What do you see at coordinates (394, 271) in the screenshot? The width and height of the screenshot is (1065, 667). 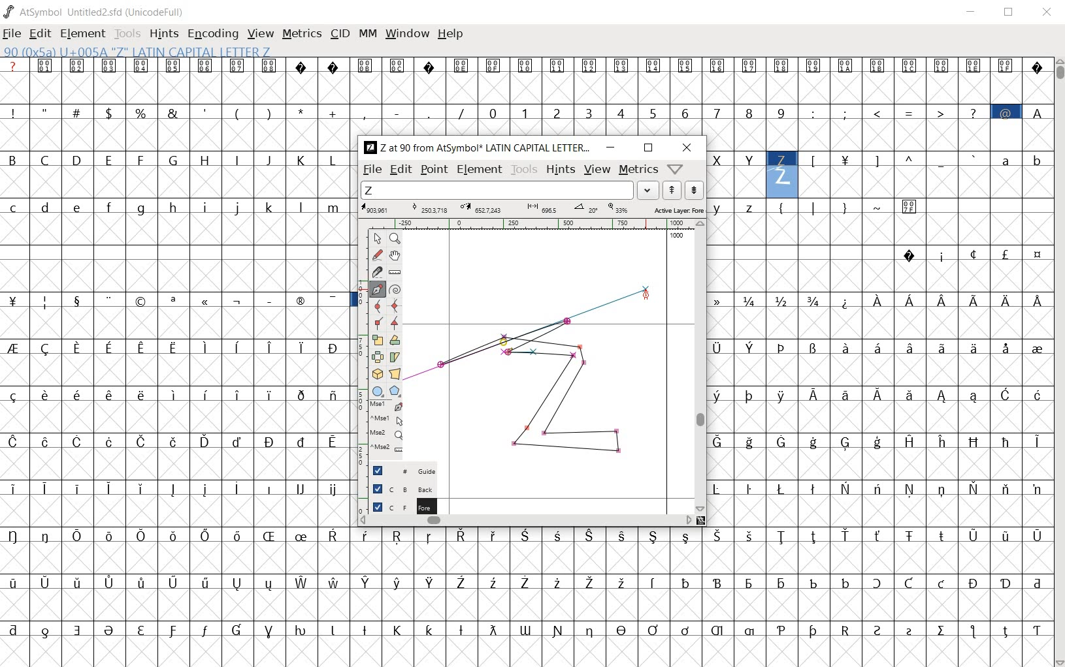 I see `measure a distance, angle between points` at bounding box center [394, 271].